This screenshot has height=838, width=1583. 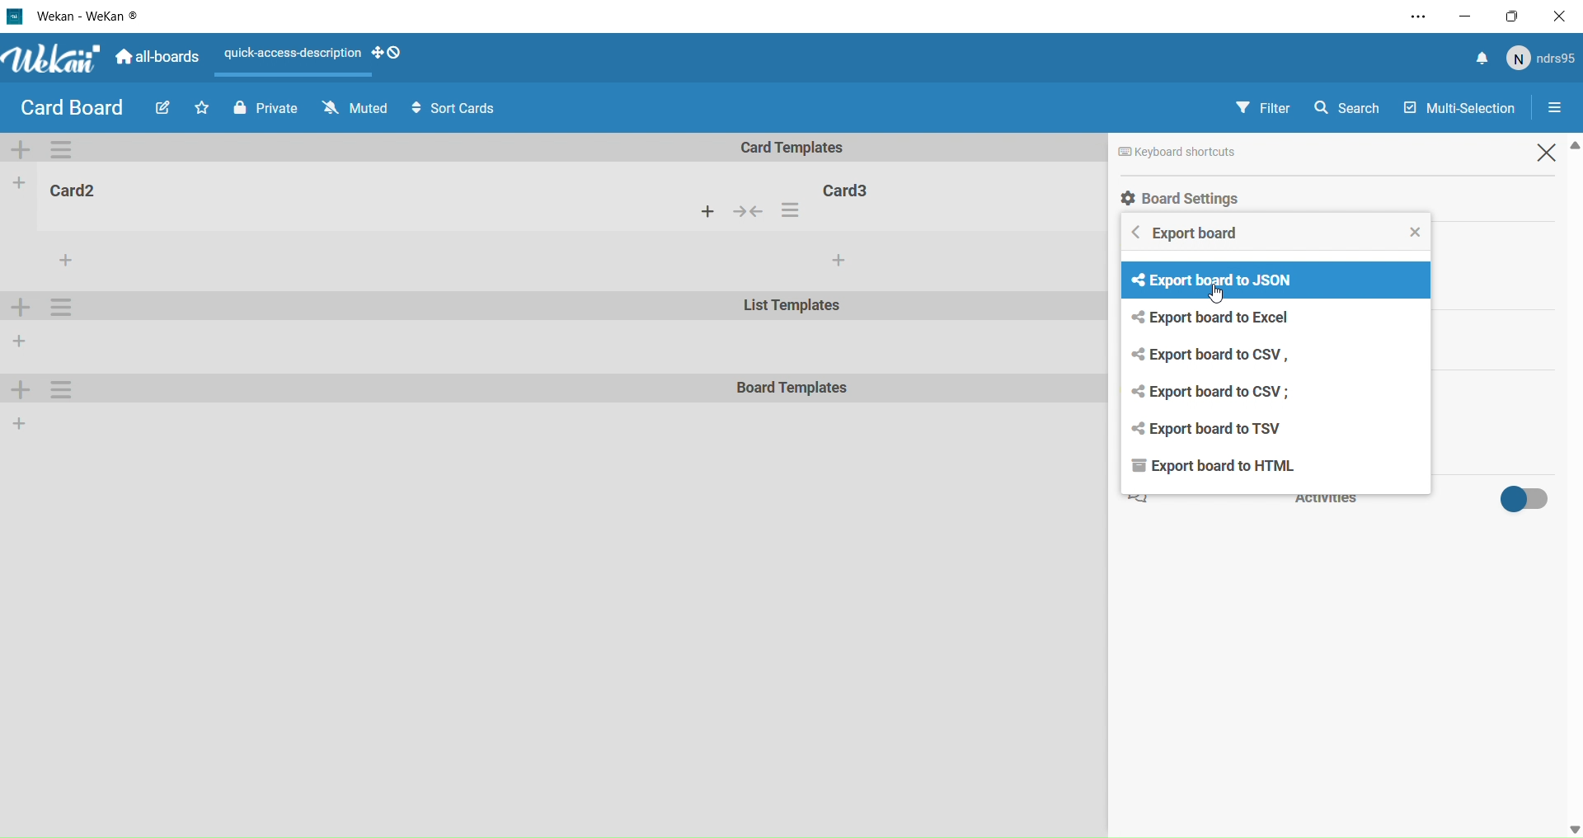 I want to click on Export JSON, so click(x=1208, y=280).